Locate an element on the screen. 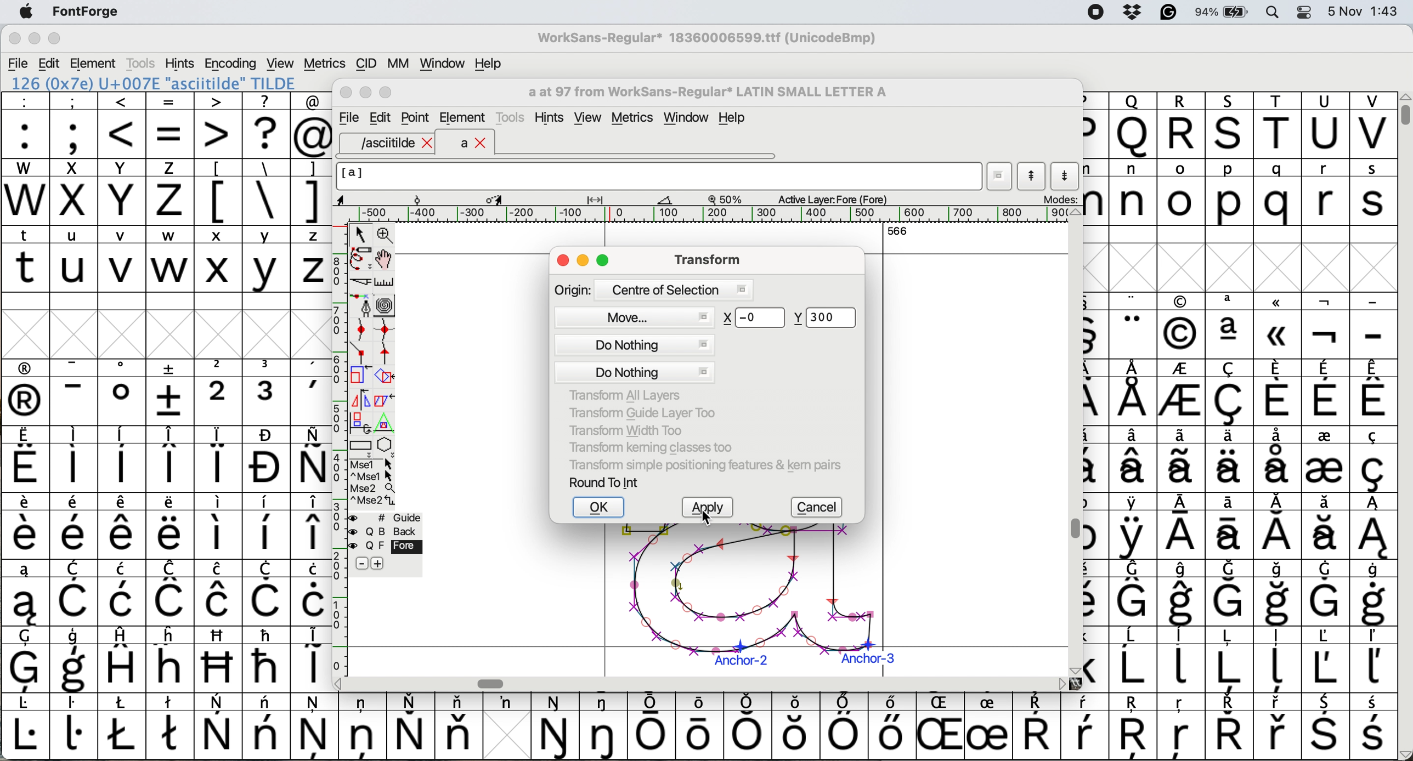  add a  point then drag out its control points is located at coordinates (361, 305).